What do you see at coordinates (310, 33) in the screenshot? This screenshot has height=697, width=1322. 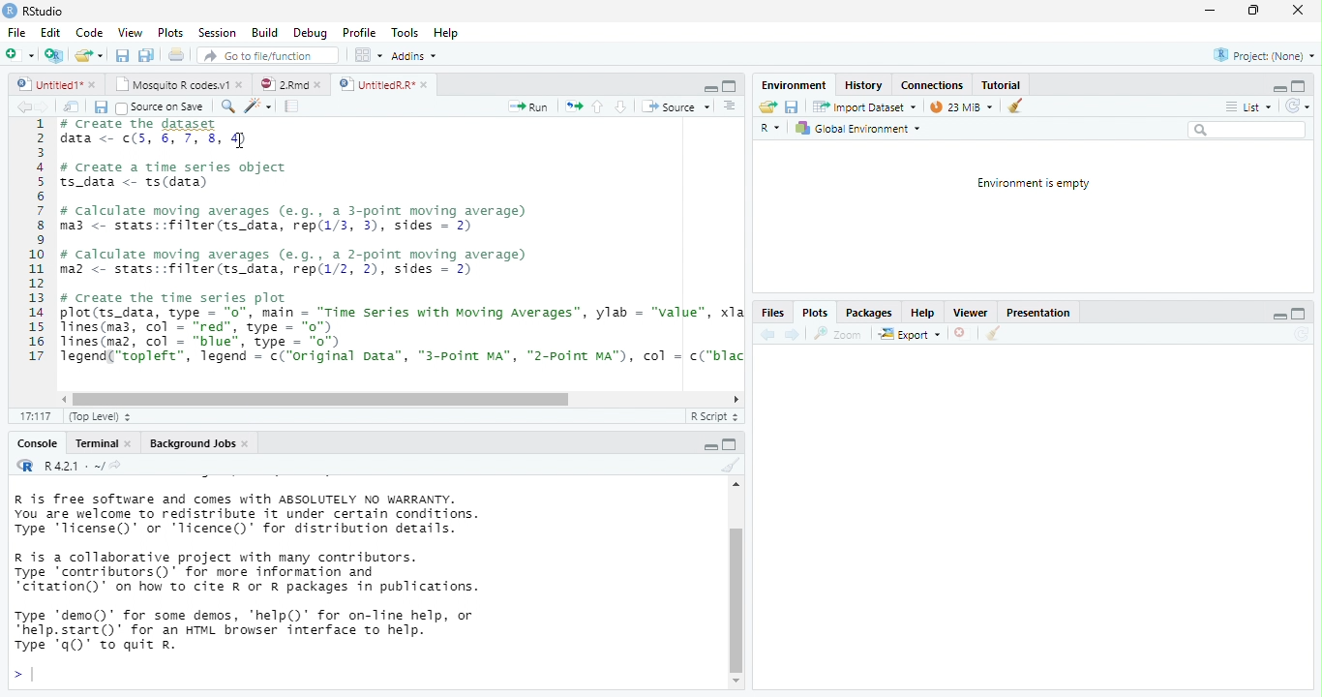 I see `Debug` at bounding box center [310, 33].